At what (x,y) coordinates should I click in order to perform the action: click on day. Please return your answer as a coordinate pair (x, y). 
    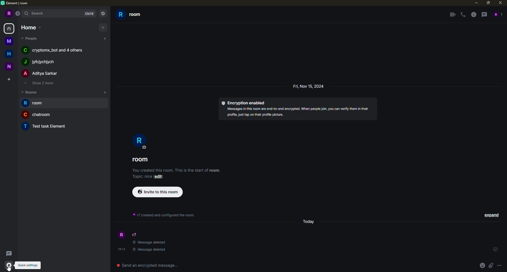
    Looking at the image, I should click on (309, 86).